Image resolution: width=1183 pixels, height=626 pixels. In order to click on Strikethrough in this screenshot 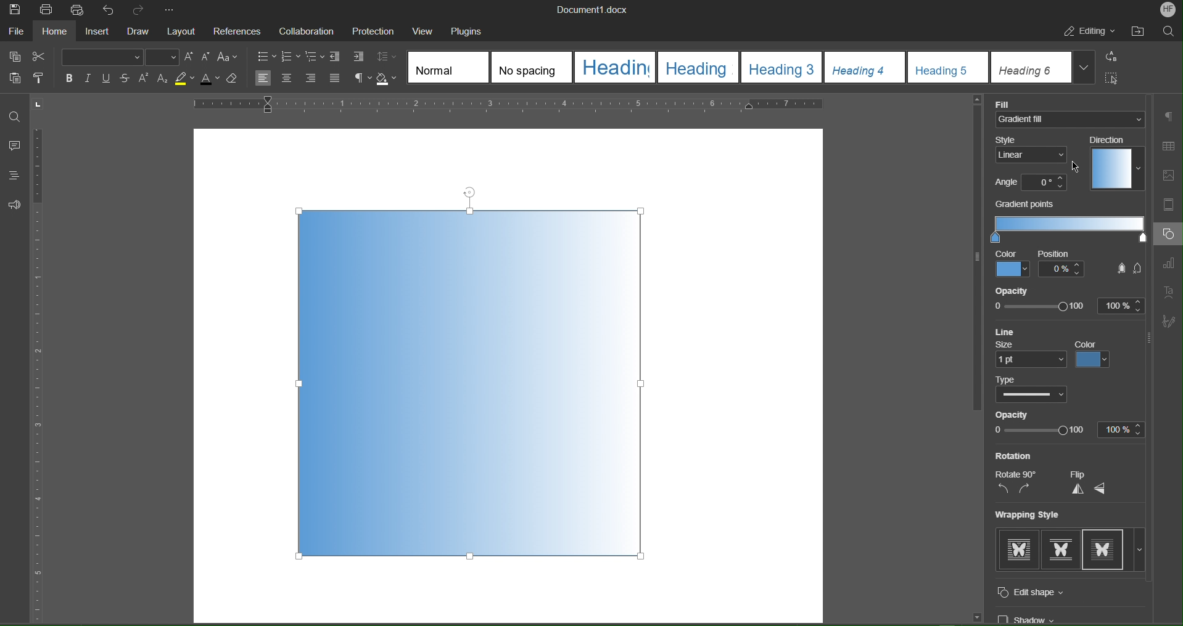, I will do `click(127, 79)`.